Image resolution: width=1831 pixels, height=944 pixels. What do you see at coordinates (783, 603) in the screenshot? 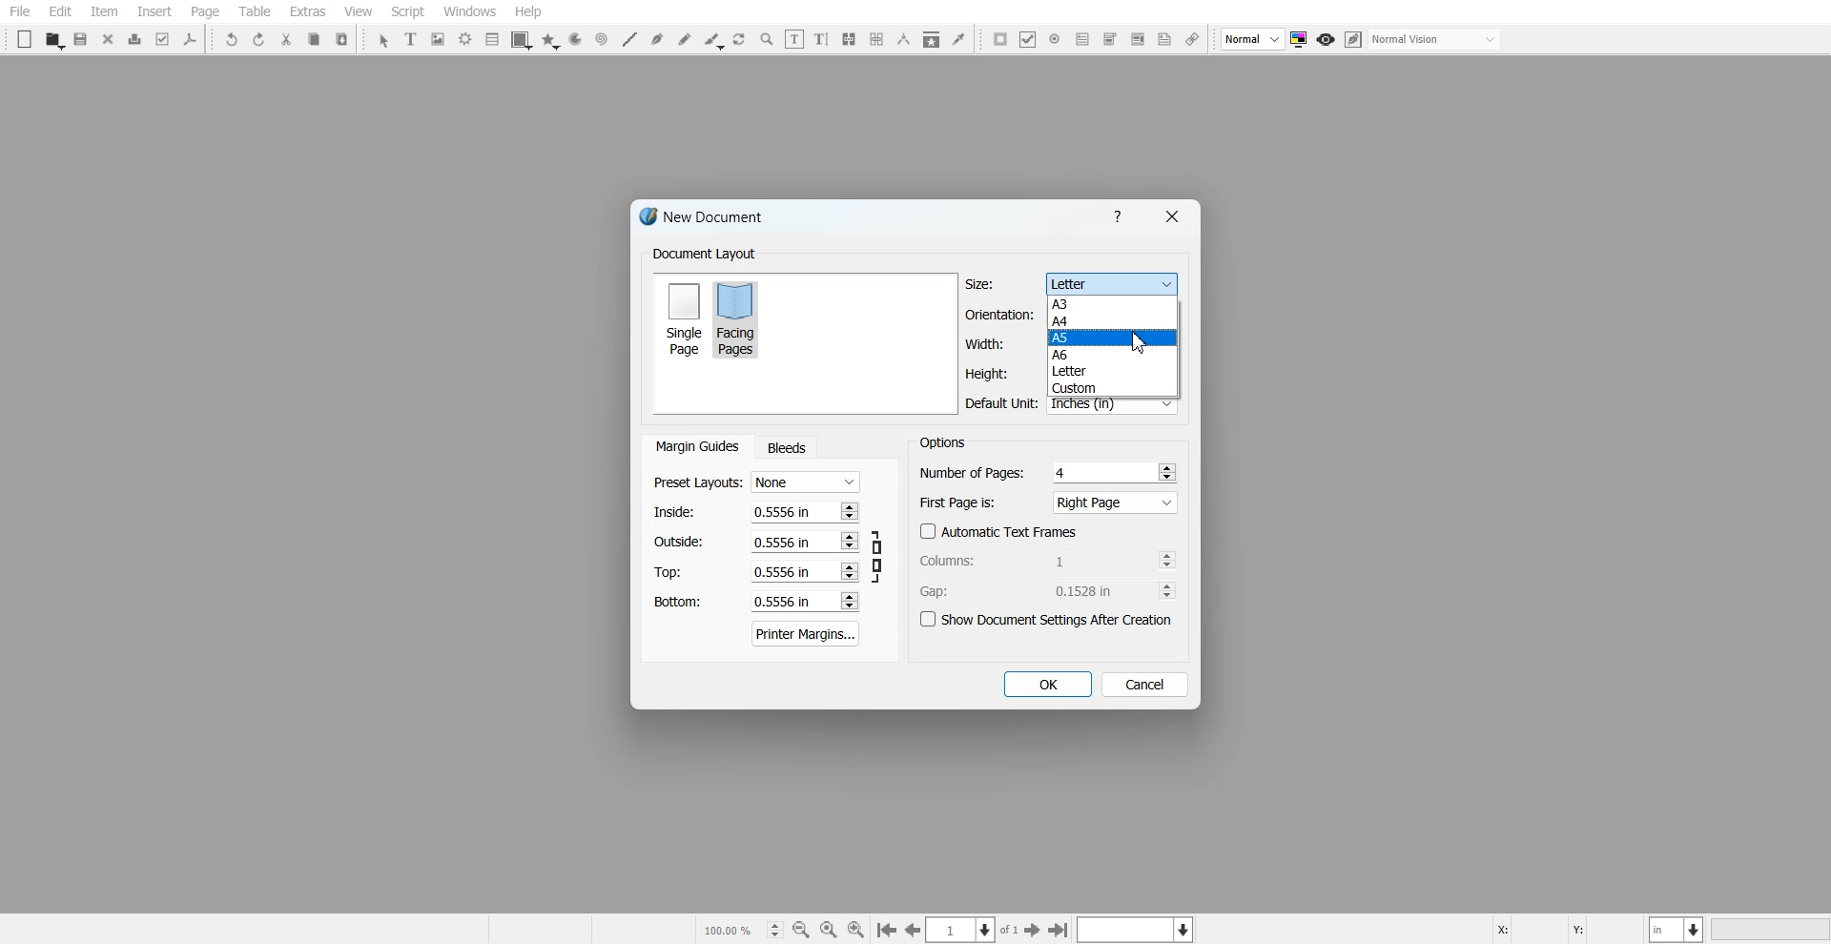
I see `0.5556 in` at bounding box center [783, 603].